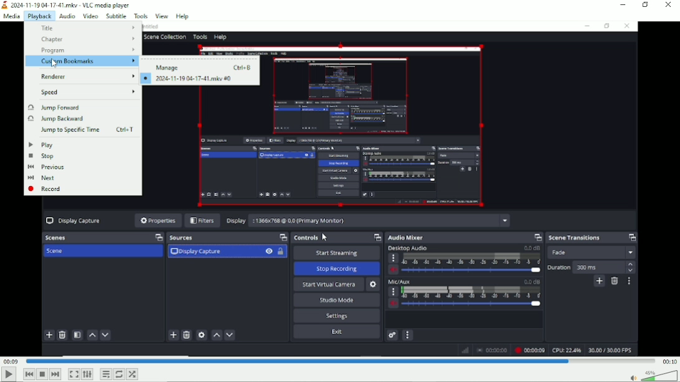  Describe the element at coordinates (42, 144) in the screenshot. I see `Play` at that location.